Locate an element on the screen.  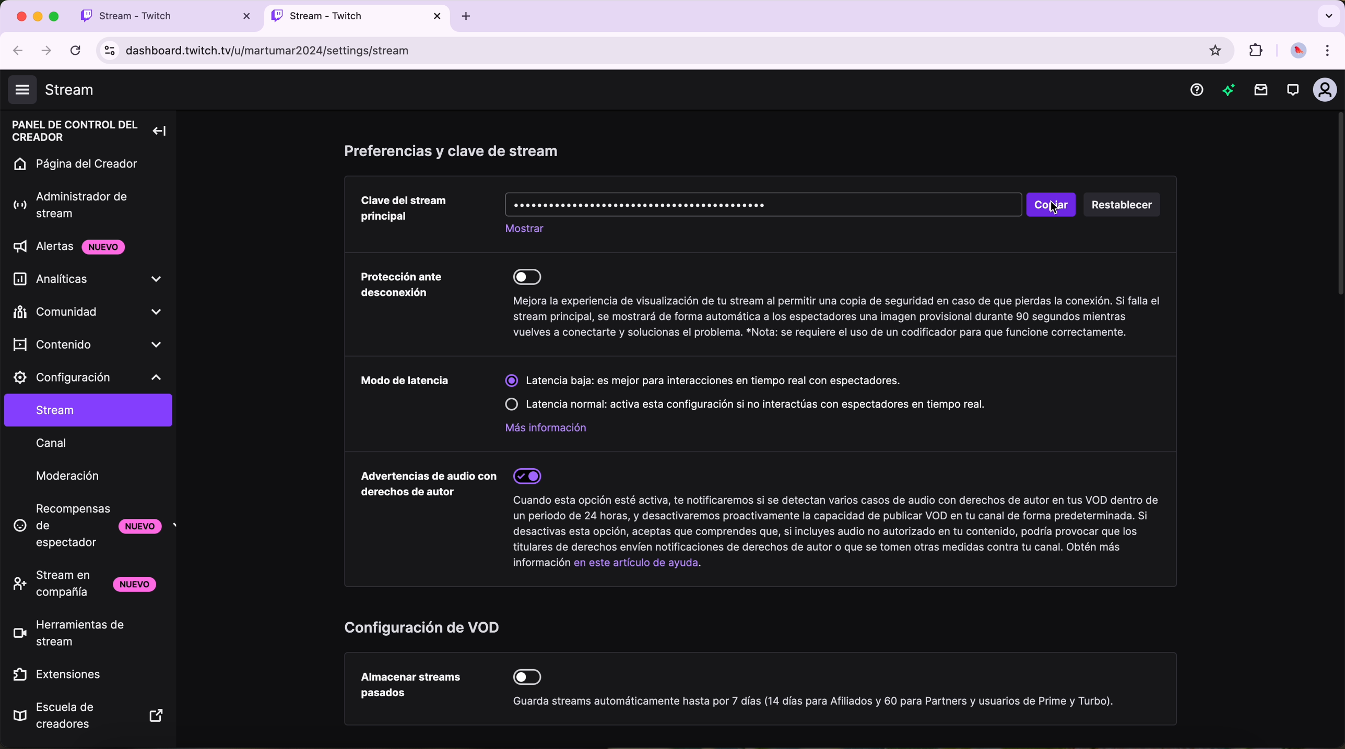
key is located at coordinates (761, 204).